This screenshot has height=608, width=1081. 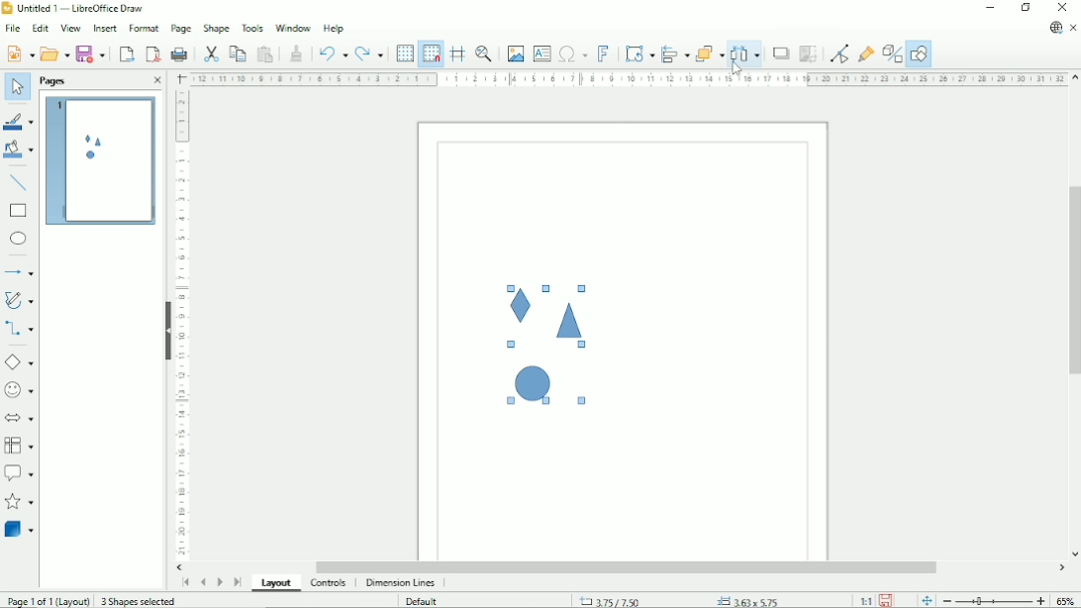 I want to click on Help, so click(x=334, y=29).